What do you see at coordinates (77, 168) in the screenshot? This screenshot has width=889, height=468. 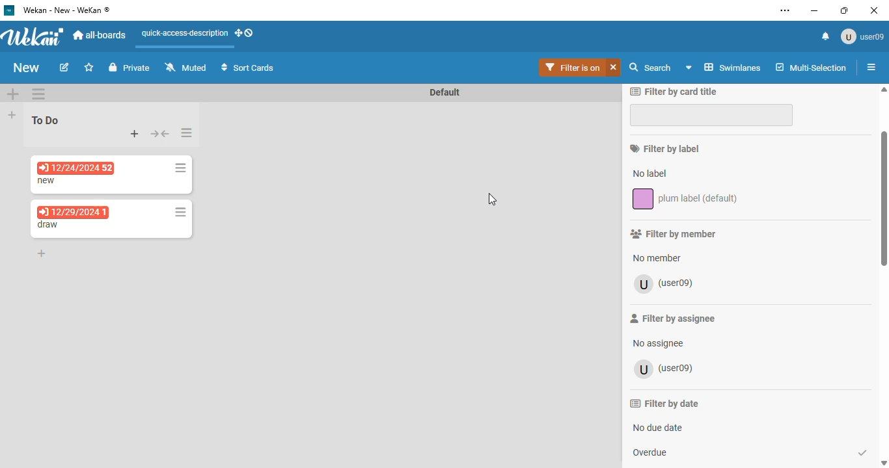 I see `12/24/2024 52` at bounding box center [77, 168].